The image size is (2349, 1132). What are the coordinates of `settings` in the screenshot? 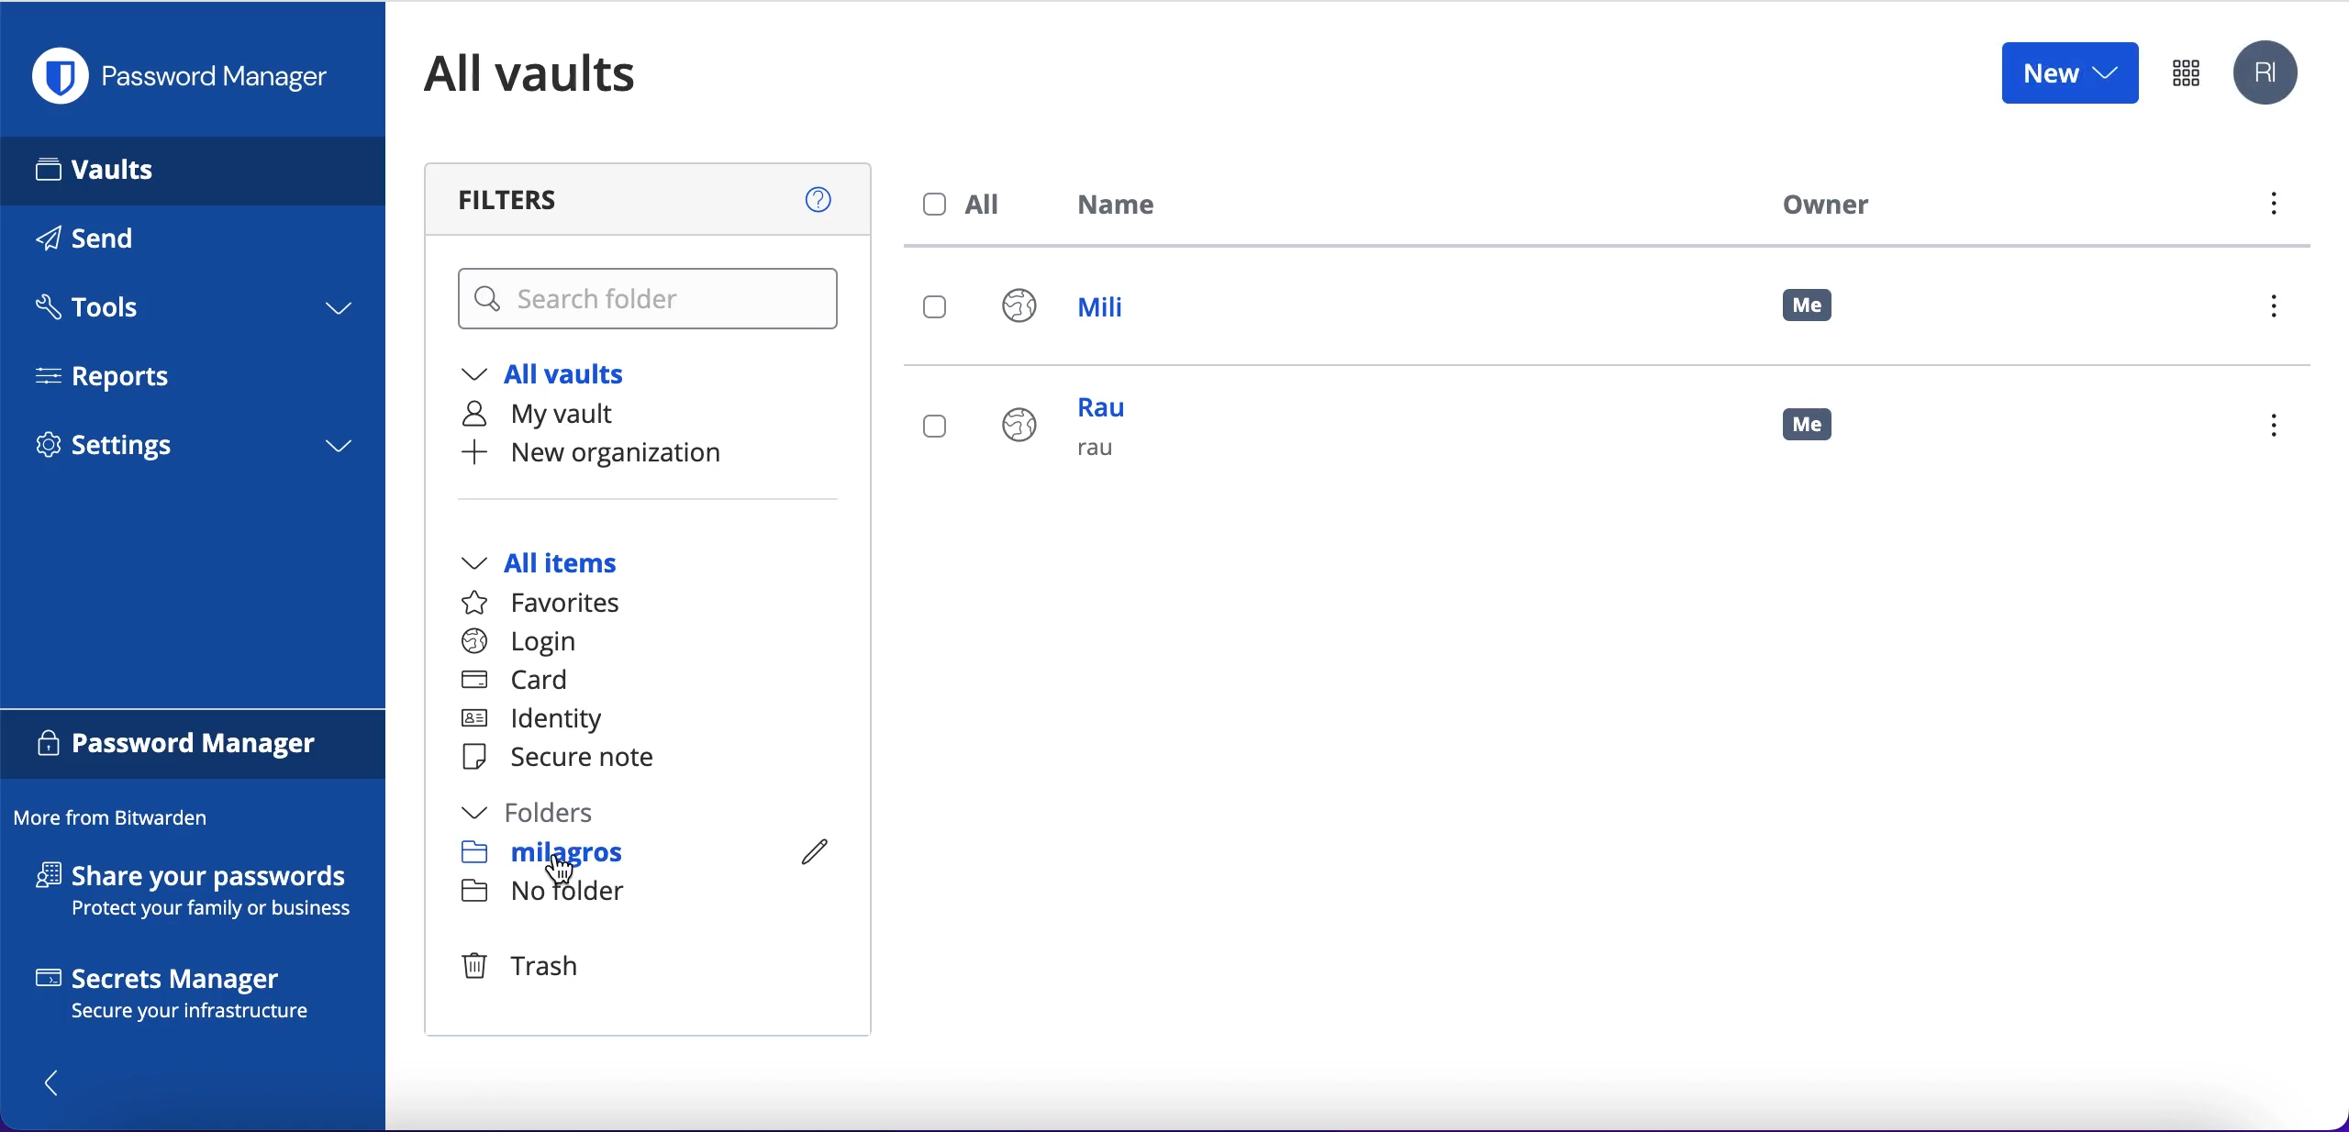 It's located at (193, 451).